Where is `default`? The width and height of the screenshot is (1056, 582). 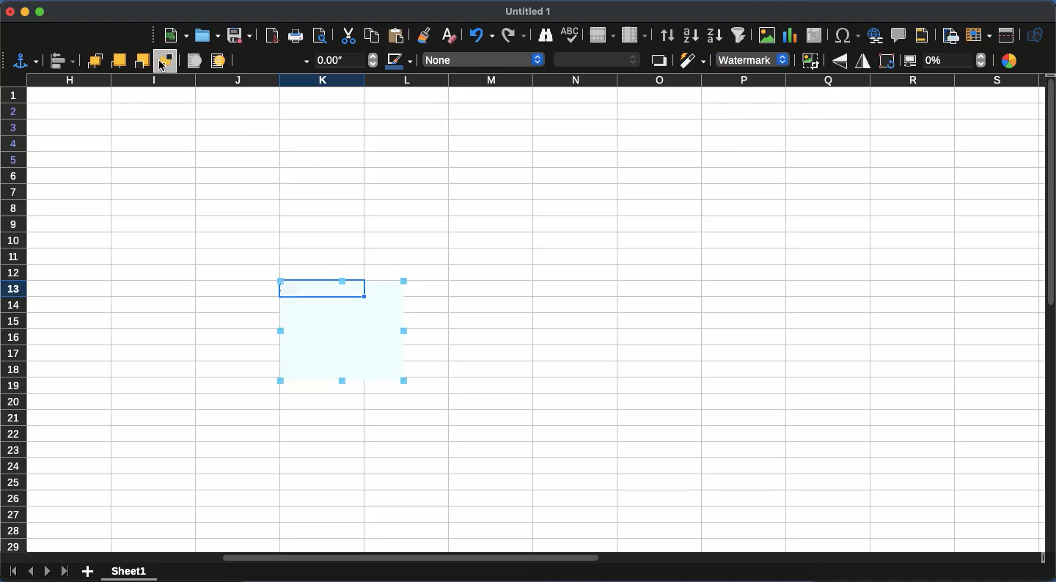
default is located at coordinates (750, 60).